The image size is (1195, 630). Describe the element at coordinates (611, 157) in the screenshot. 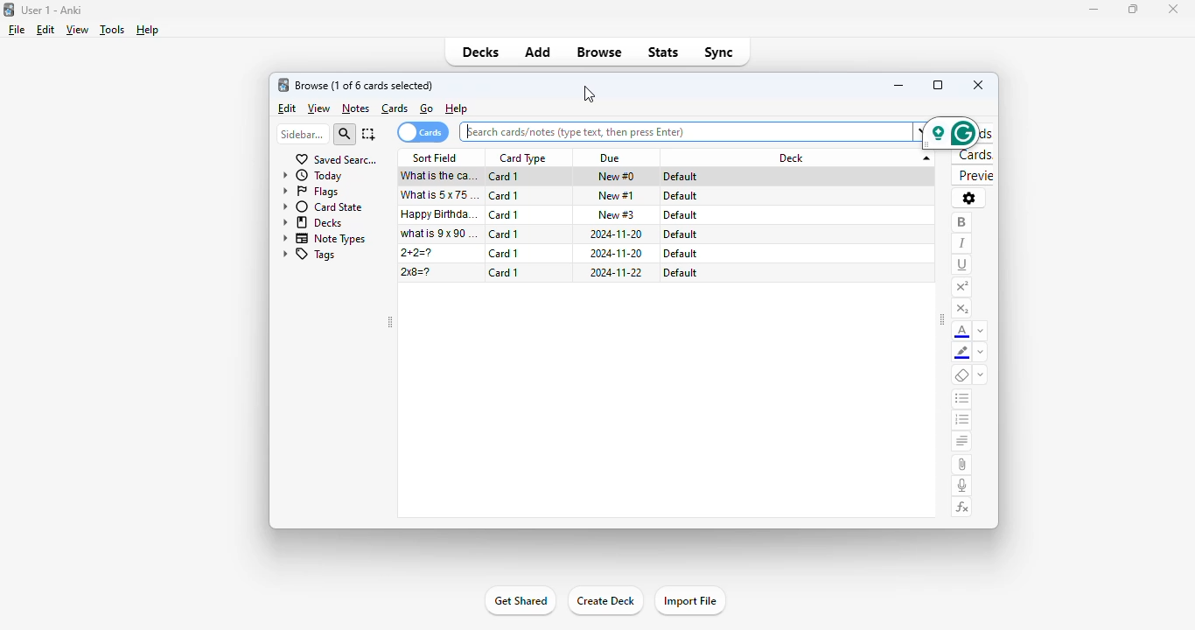

I see `due` at that location.